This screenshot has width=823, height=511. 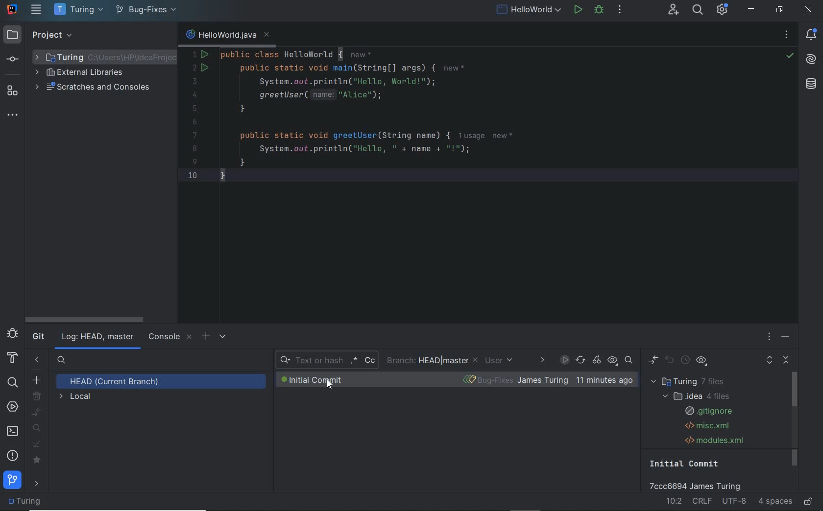 What do you see at coordinates (795, 420) in the screenshot?
I see `scrollbar` at bounding box center [795, 420].